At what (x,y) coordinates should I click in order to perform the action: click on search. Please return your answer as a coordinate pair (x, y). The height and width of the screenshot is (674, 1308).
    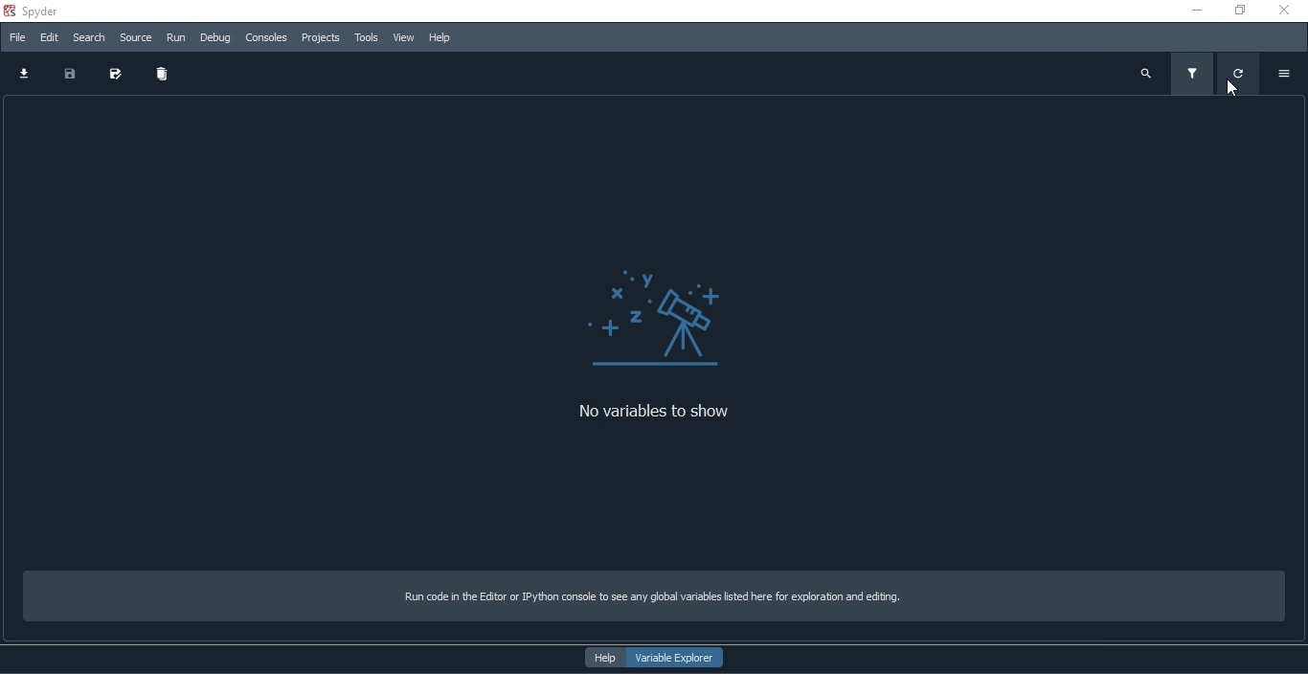
    Looking at the image, I should click on (1147, 73).